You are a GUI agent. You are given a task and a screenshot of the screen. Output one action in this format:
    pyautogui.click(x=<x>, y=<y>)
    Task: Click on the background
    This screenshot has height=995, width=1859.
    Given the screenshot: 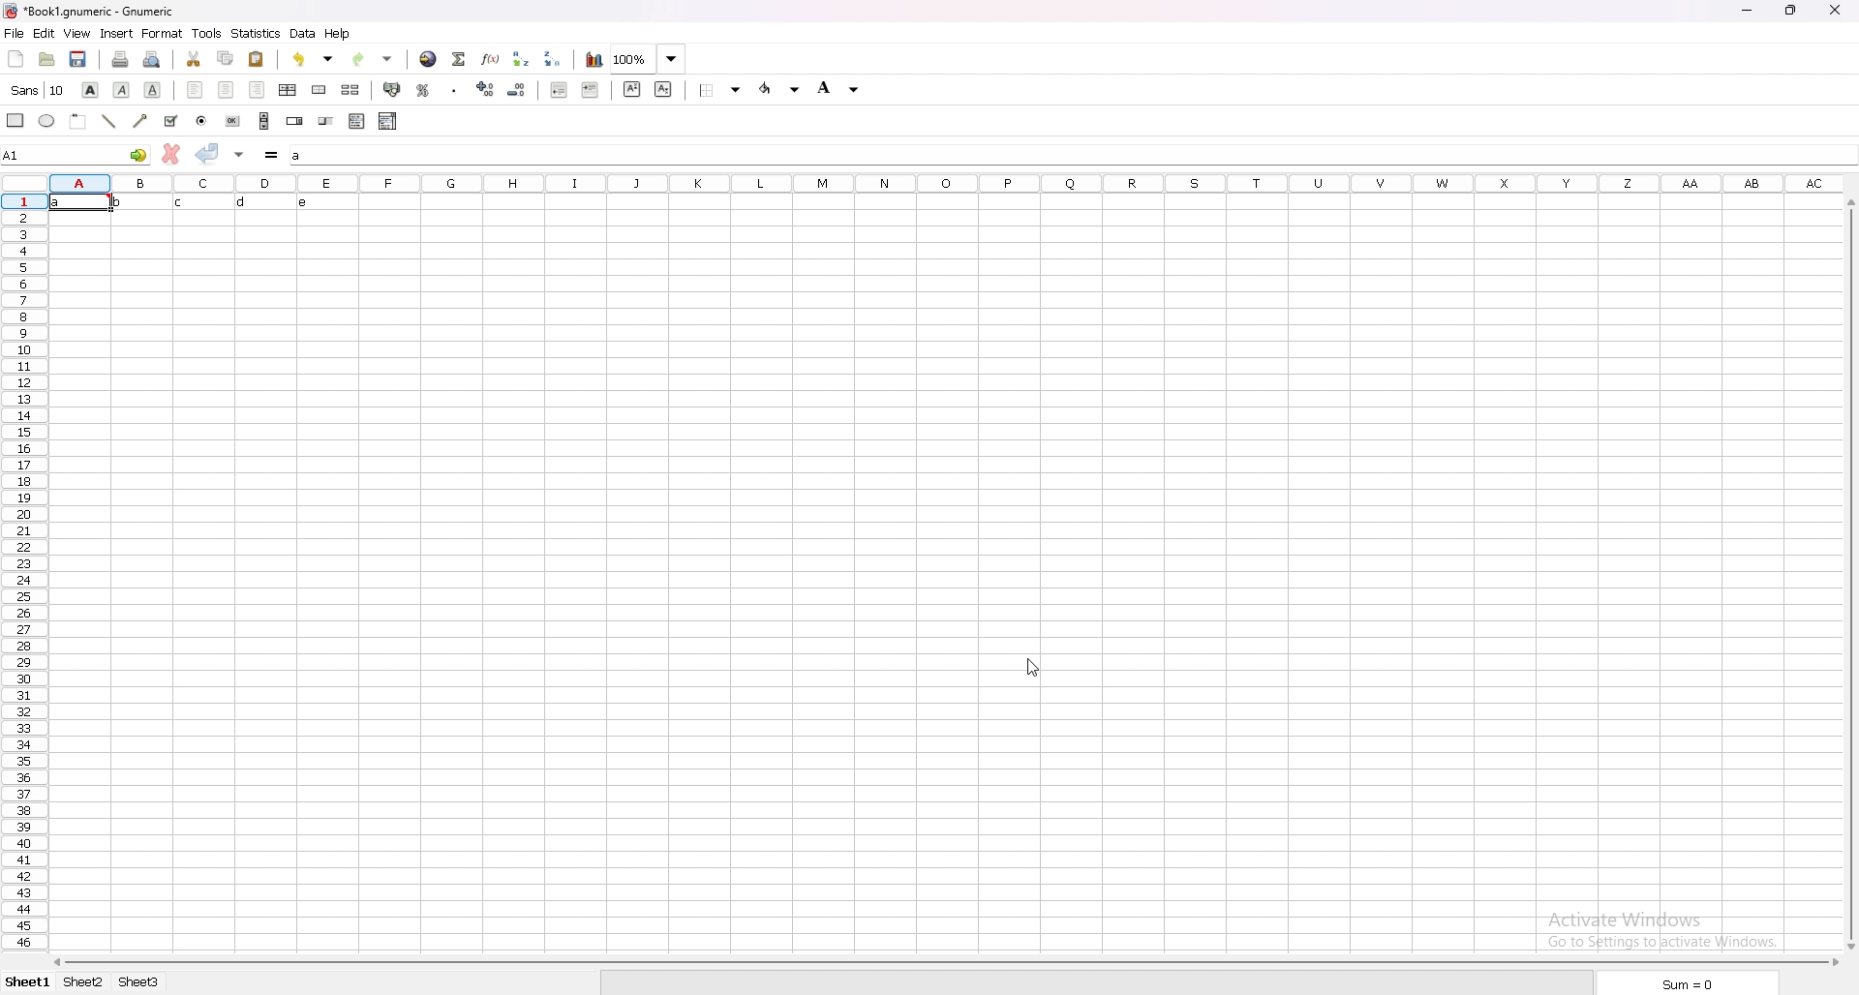 What is the action you would take?
    pyautogui.click(x=839, y=87)
    